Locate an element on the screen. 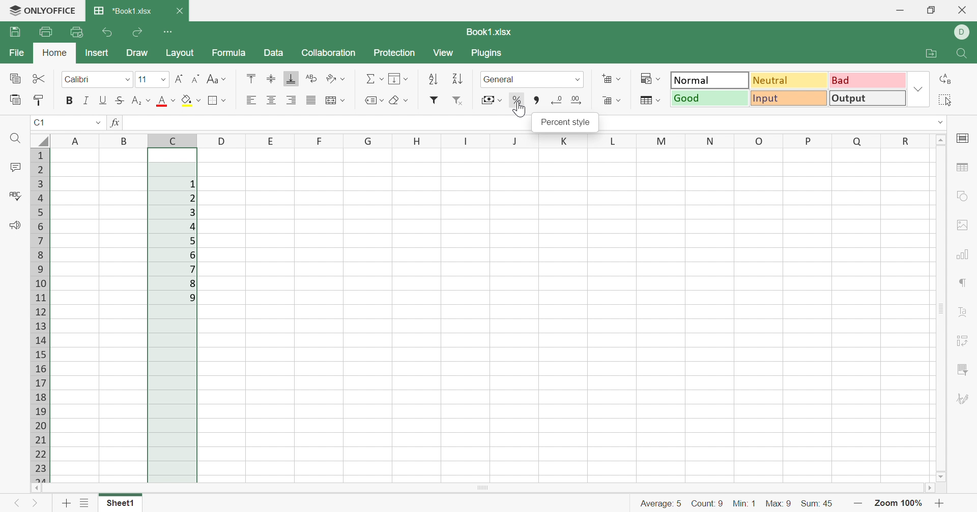  Feedback & Support is located at coordinates (14, 227).